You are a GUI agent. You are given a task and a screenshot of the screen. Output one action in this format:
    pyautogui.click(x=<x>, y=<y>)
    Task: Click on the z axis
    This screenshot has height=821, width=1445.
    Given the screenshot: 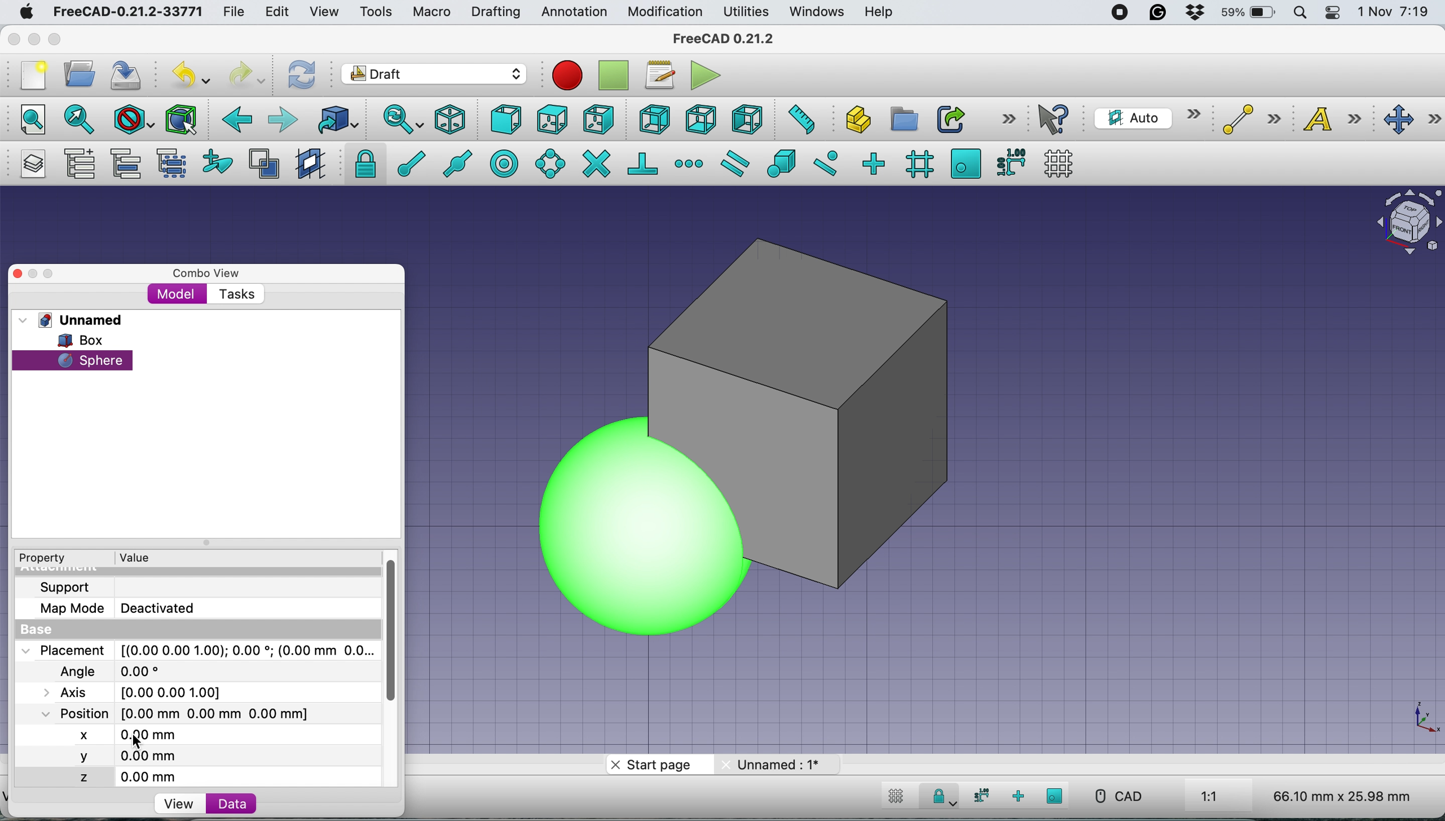 What is the action you would take?
    pyautogui.click(x=135, y=777)
    